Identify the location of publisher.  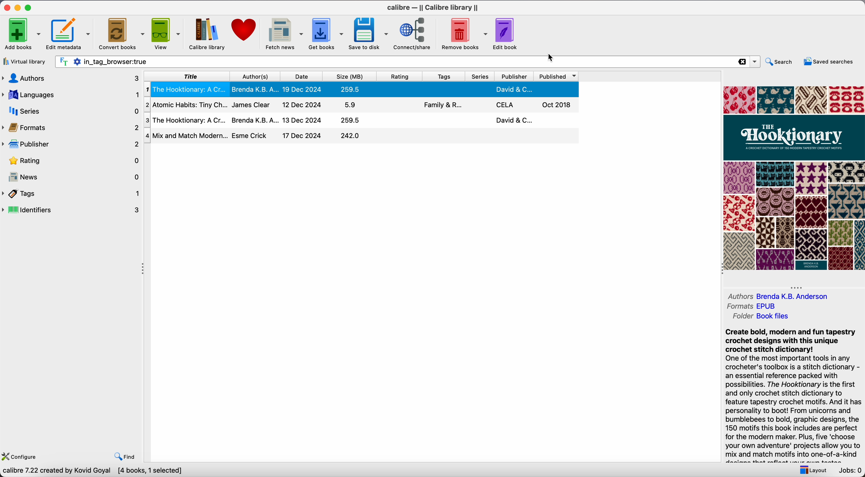
(71, 144).